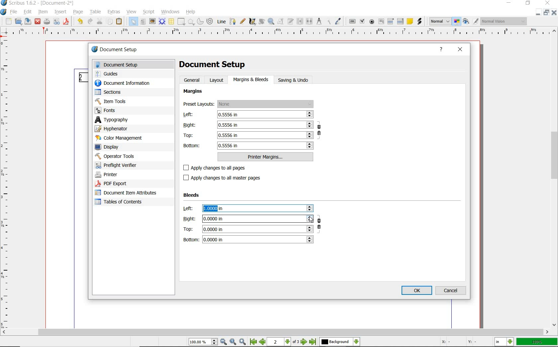 The image size is (558, 347). Describe the element at coordinates (96, 12) in the screenshot. I see `table` at that location.